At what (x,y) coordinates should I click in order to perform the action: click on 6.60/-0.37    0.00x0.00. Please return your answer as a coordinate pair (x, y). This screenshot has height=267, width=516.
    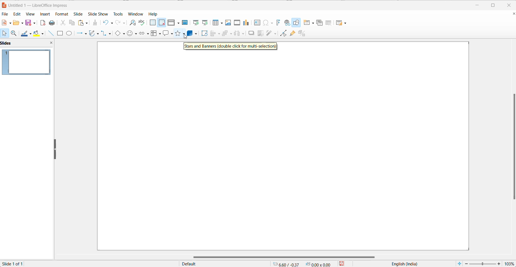
    Looking at the image, I should click on (302, 264).